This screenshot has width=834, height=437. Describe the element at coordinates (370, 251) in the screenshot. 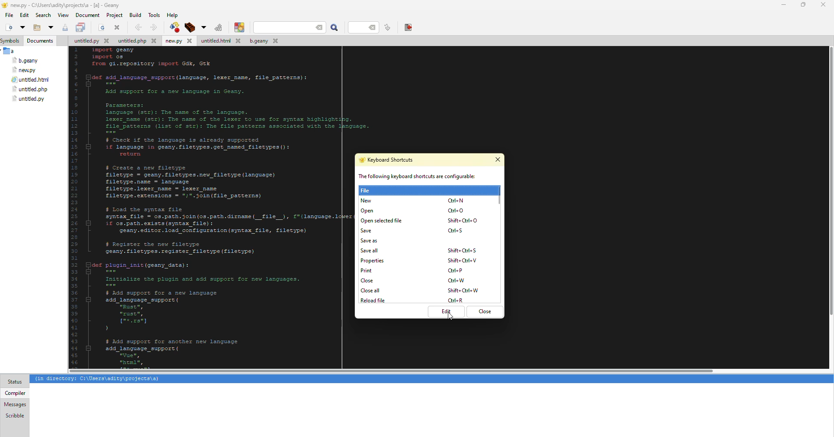

I see `save all` at that location.